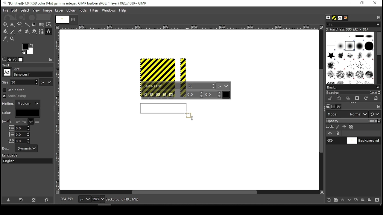  What do you see at coordinates (190, 193) in the screenshot?
I see `scroll bar` at bounding box center [190, 193].